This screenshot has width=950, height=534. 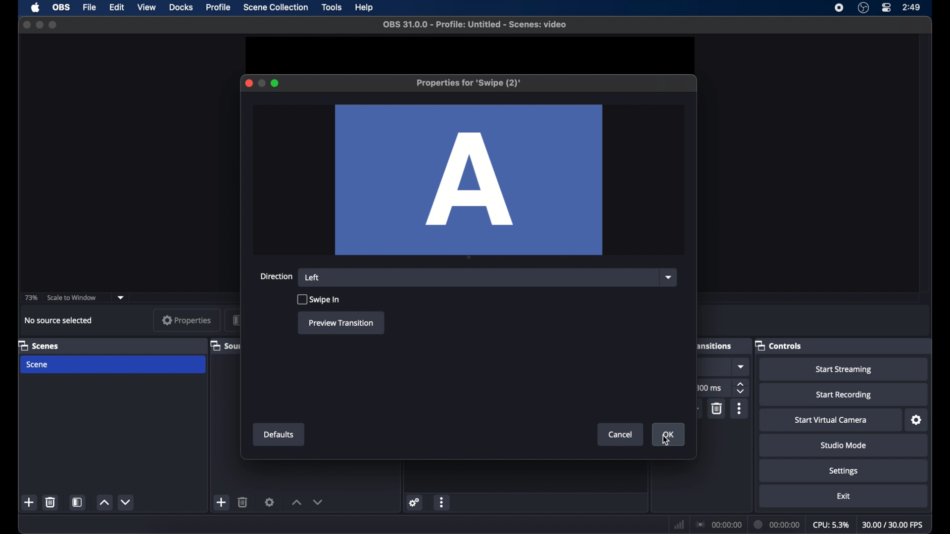 What do you see at coordinates (775, 524) in the screenshot?
I see `duration` at bounding box center [775, 524].